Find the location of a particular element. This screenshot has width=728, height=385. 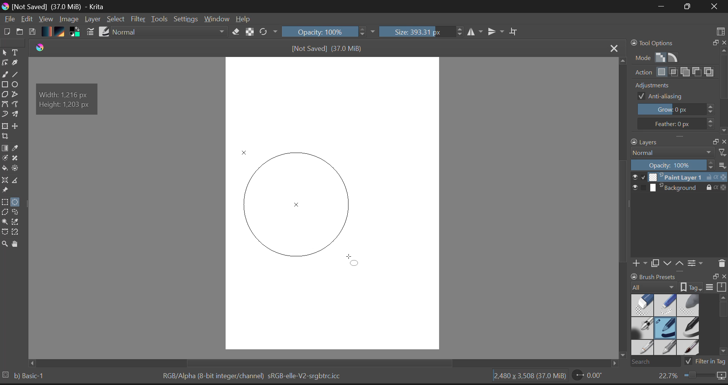

Select is located at coordinates (5, 53).